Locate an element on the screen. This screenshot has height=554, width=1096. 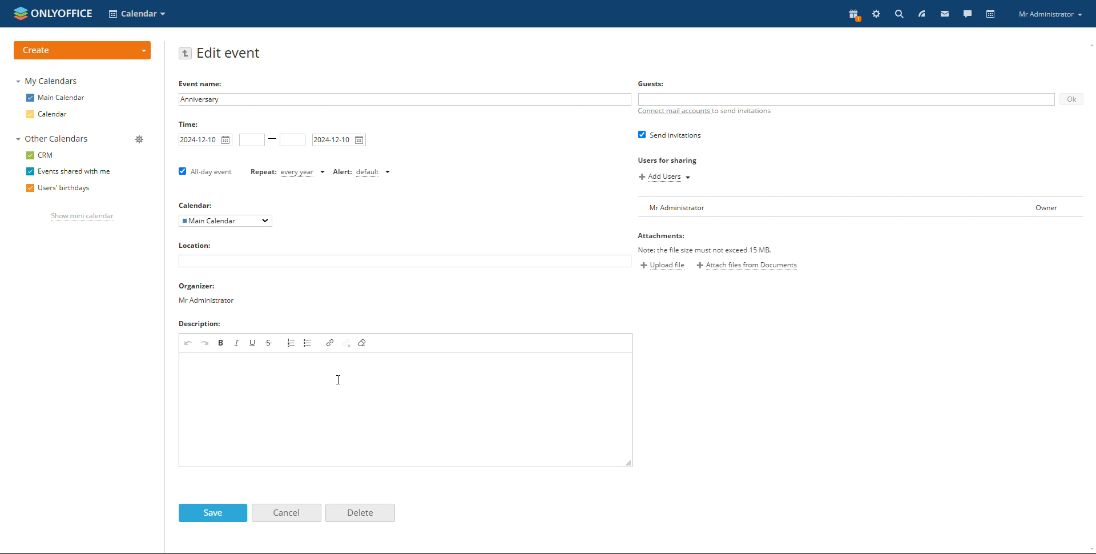
feed is located at coordinates (921, 14).